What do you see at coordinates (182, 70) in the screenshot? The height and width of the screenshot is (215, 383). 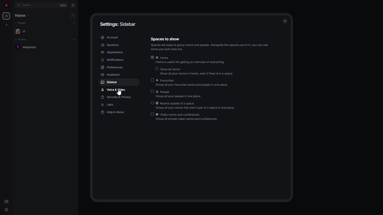 I see `show all rooms` at bounding box center [182, 70].